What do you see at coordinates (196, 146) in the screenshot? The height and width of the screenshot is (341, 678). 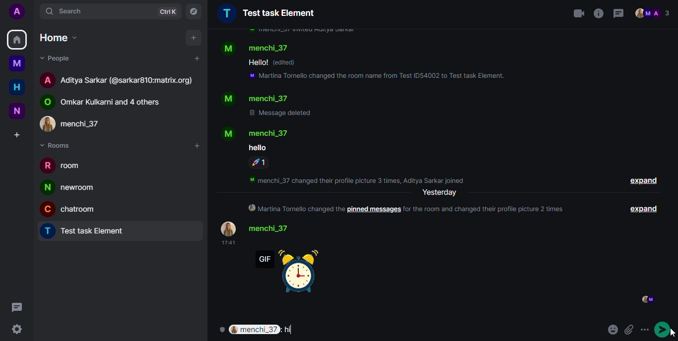 I see `add` at bounding box center [196, 146].